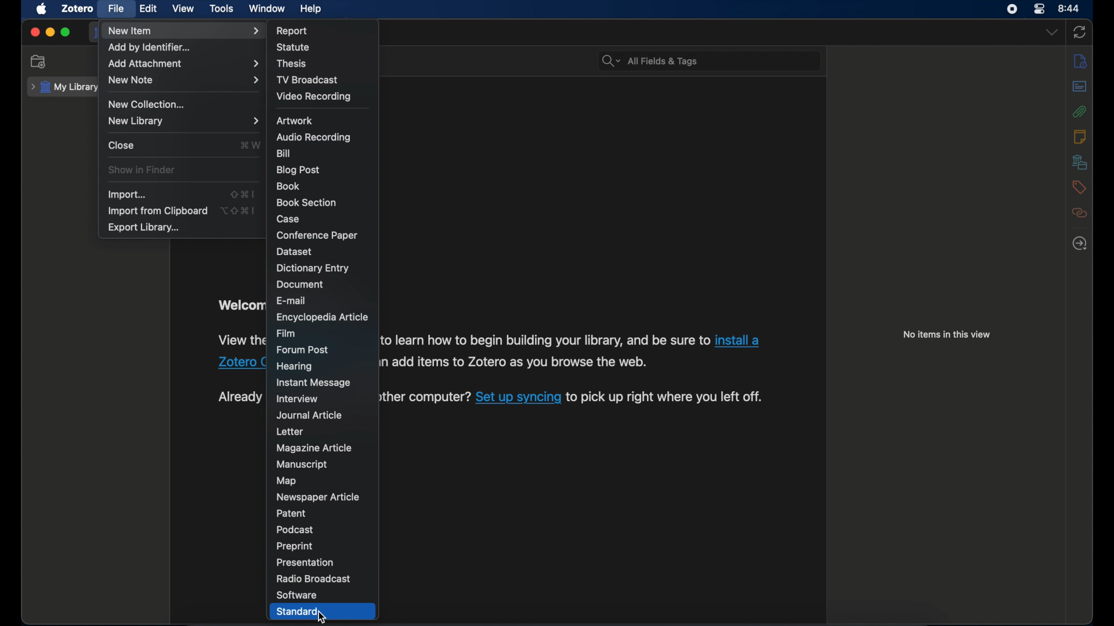  Describe the element at coordinates (39, 62) in the screenshot. I see `new collection` at that location.